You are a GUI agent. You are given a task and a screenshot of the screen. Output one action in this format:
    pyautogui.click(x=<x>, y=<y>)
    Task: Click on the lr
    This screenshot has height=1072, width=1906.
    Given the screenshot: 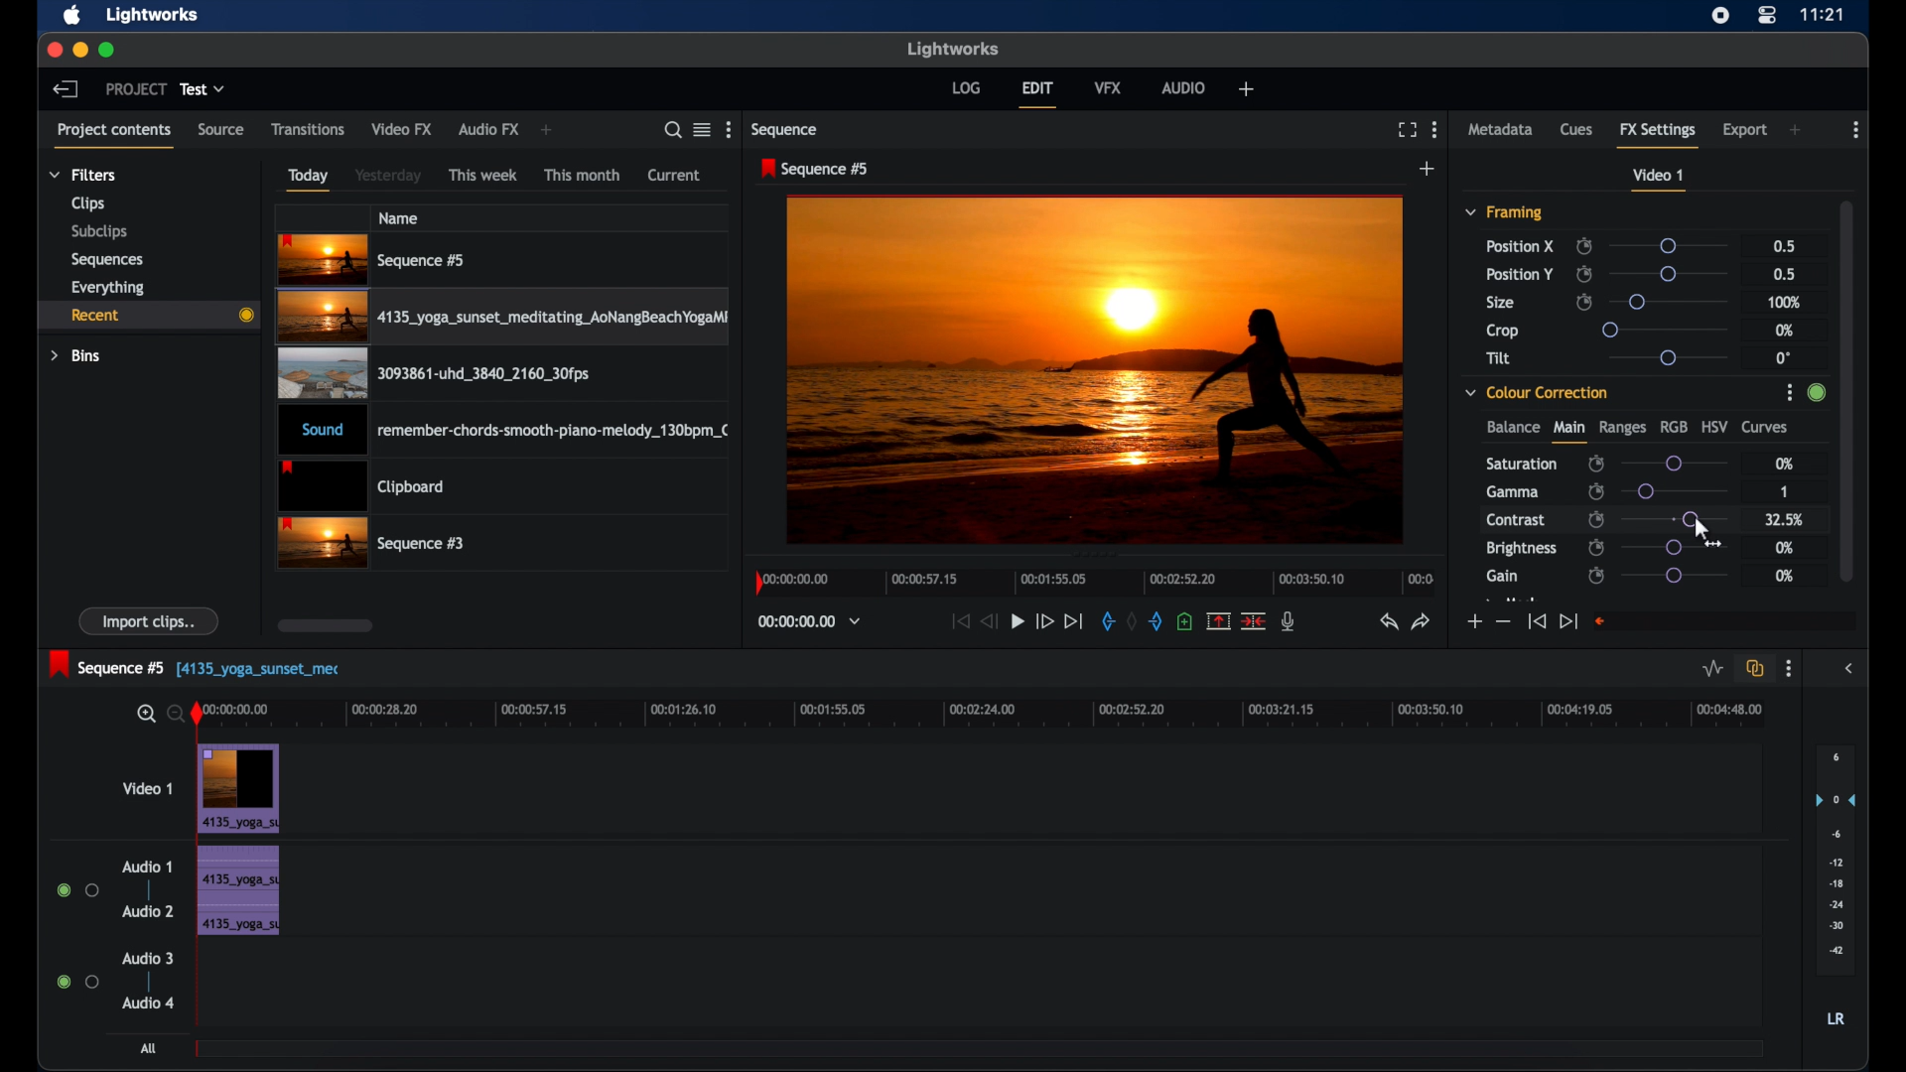 What is the action you would take?
    pyautogui.click(x=1836, y=1018)
    